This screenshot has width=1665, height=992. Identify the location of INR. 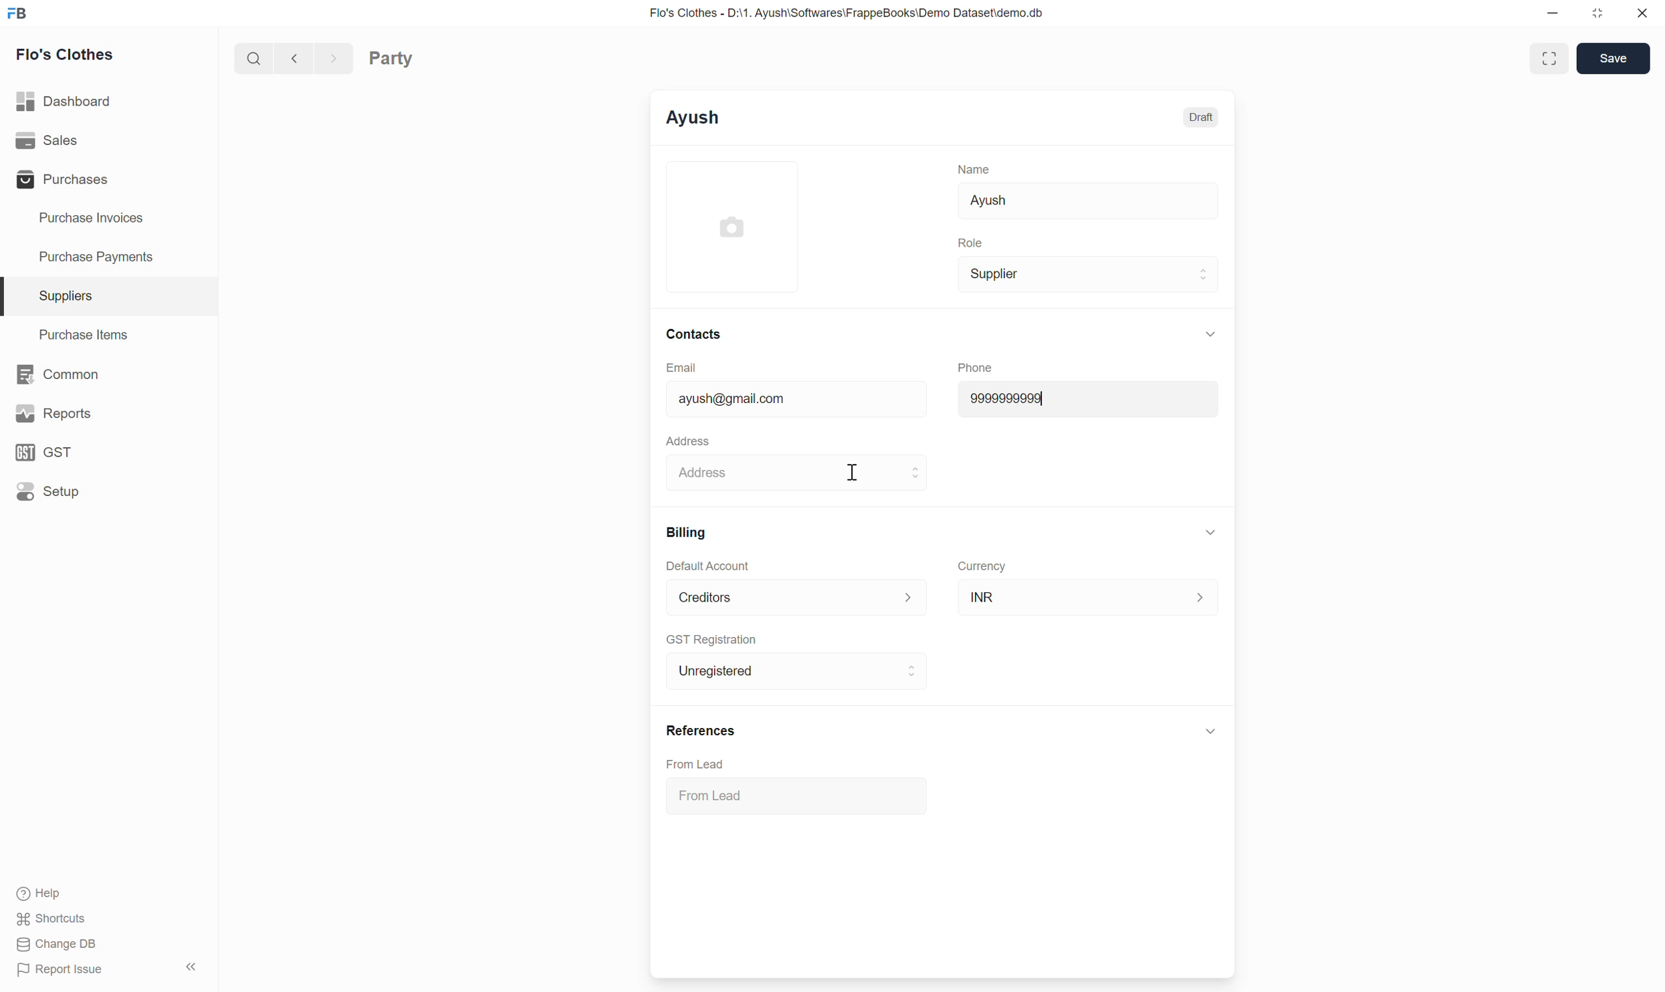
(1089, 597).